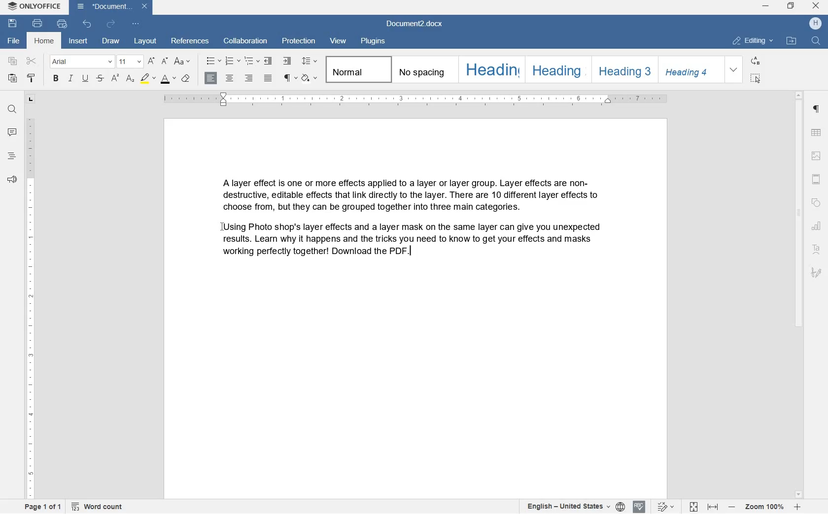  What do you see at coordinates (576, 507) in the screenshot?
I see `SELECT TEXT OR DOCUMENT LANGUAGE` at bounding box center [576, 507].